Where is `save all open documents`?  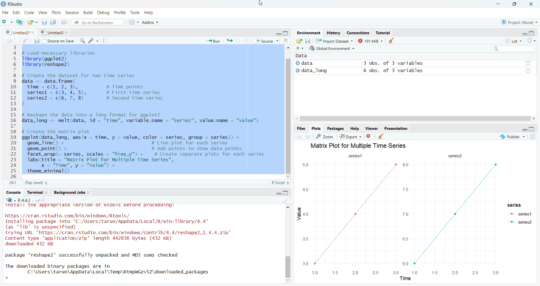
save all open documents is located at coordinates (53, 22).